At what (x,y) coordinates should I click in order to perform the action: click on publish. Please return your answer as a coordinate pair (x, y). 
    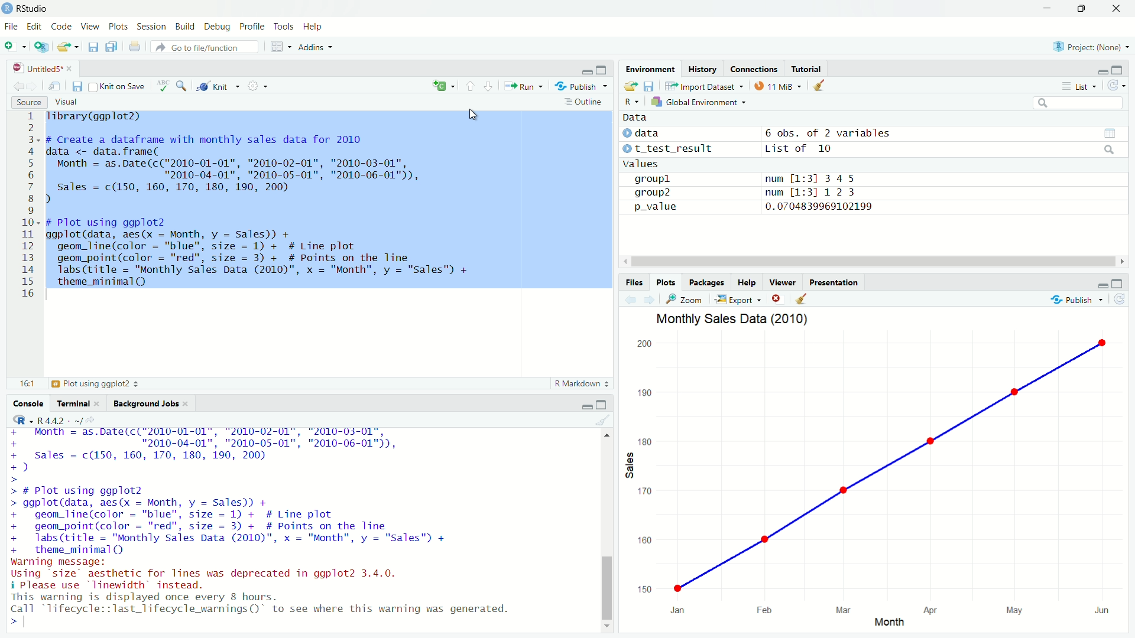
    Looking at the image, I should click on (1078, 300).